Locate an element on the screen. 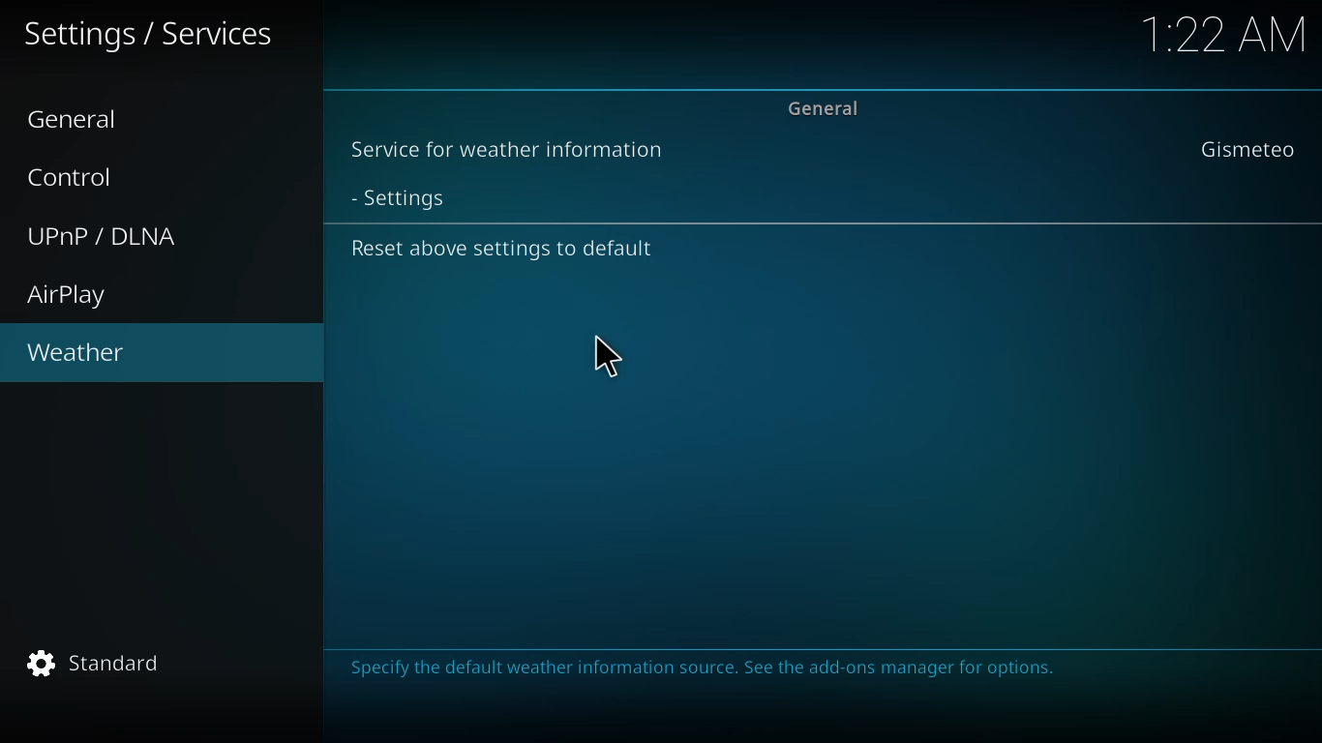  standard is located at coordinates (102, 664).